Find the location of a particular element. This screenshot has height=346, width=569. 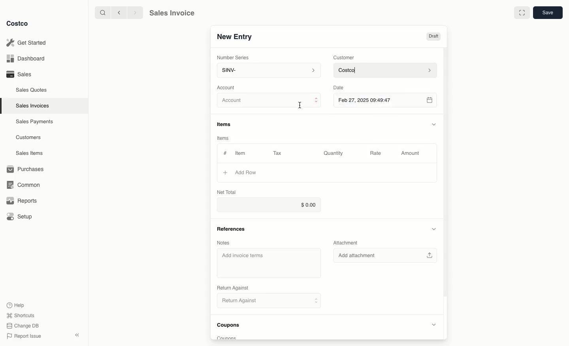

Notes is located at coordinates (223, 243).